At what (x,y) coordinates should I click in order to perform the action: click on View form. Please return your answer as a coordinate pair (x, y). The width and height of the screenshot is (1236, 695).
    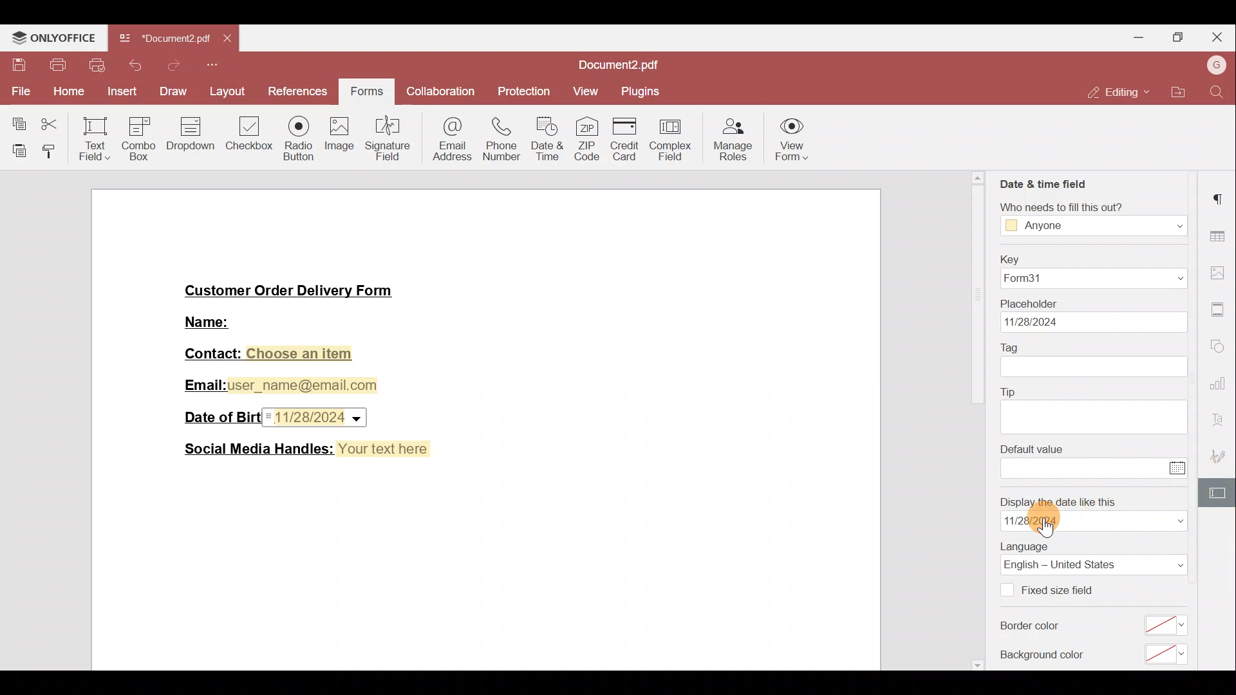
    Looking at the image, I should click on (789, 142).